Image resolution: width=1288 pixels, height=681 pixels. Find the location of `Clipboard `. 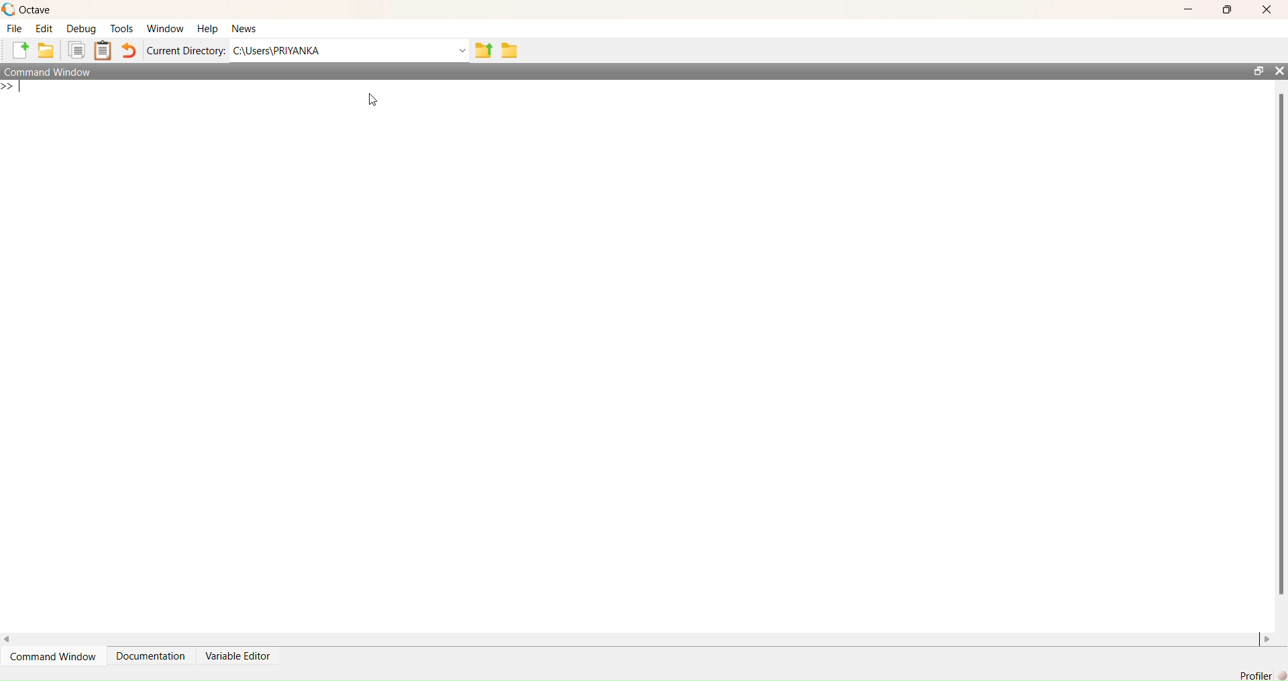

Clipboard  is located at coordinates (103, 50).